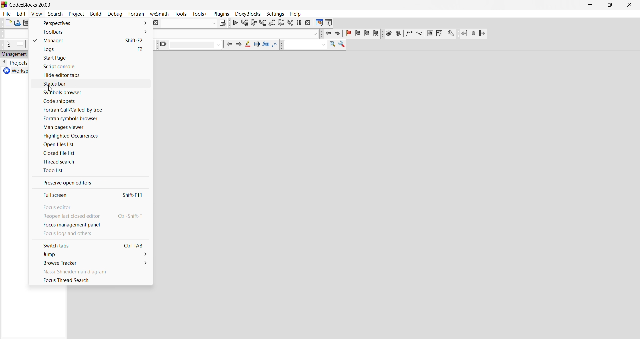 The width and height of the screenshot is (640, 339). I want to click on debug/continue, so click(235, 24).